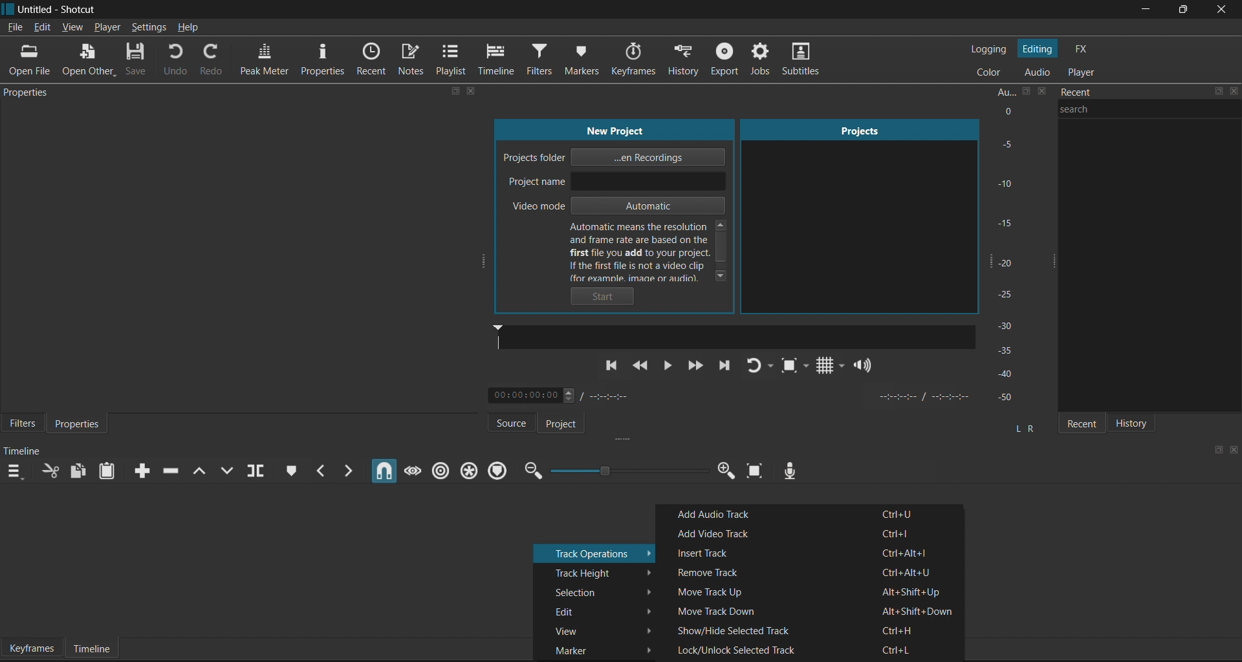  Describe the element at coordinates (138, 469) in the screenshot. I see `Append` at that location.